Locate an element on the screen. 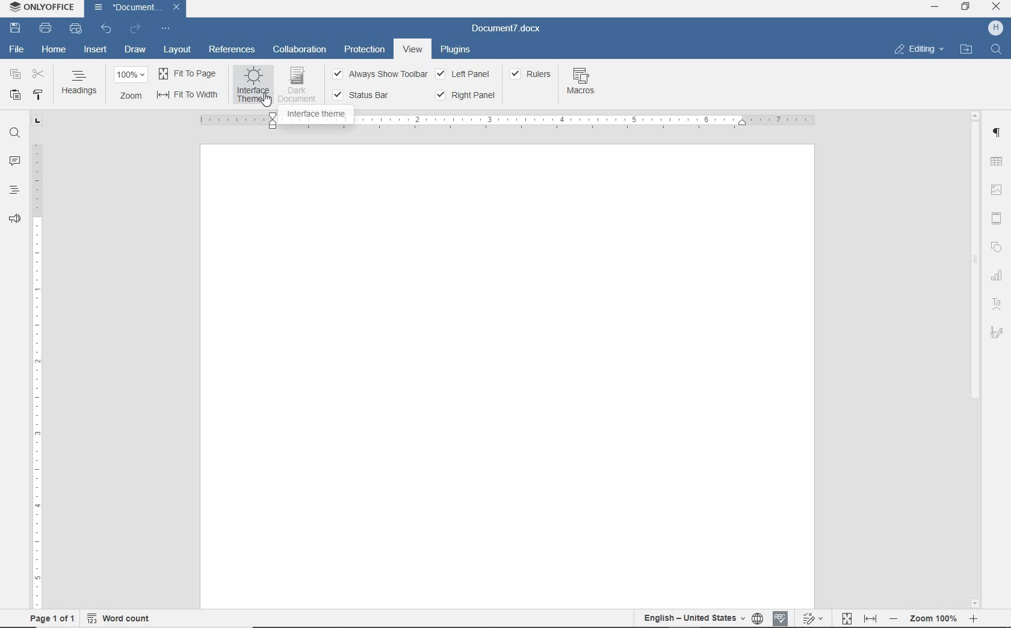 This screenshot has height=628, width=1011. SET DOCUMENT LANGUAGE is located at coordinates (758, 618).